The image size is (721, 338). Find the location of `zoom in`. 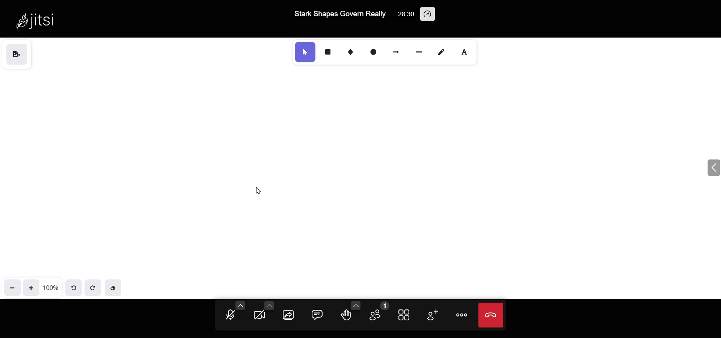

zoom in is located at coordinates (32, 287).